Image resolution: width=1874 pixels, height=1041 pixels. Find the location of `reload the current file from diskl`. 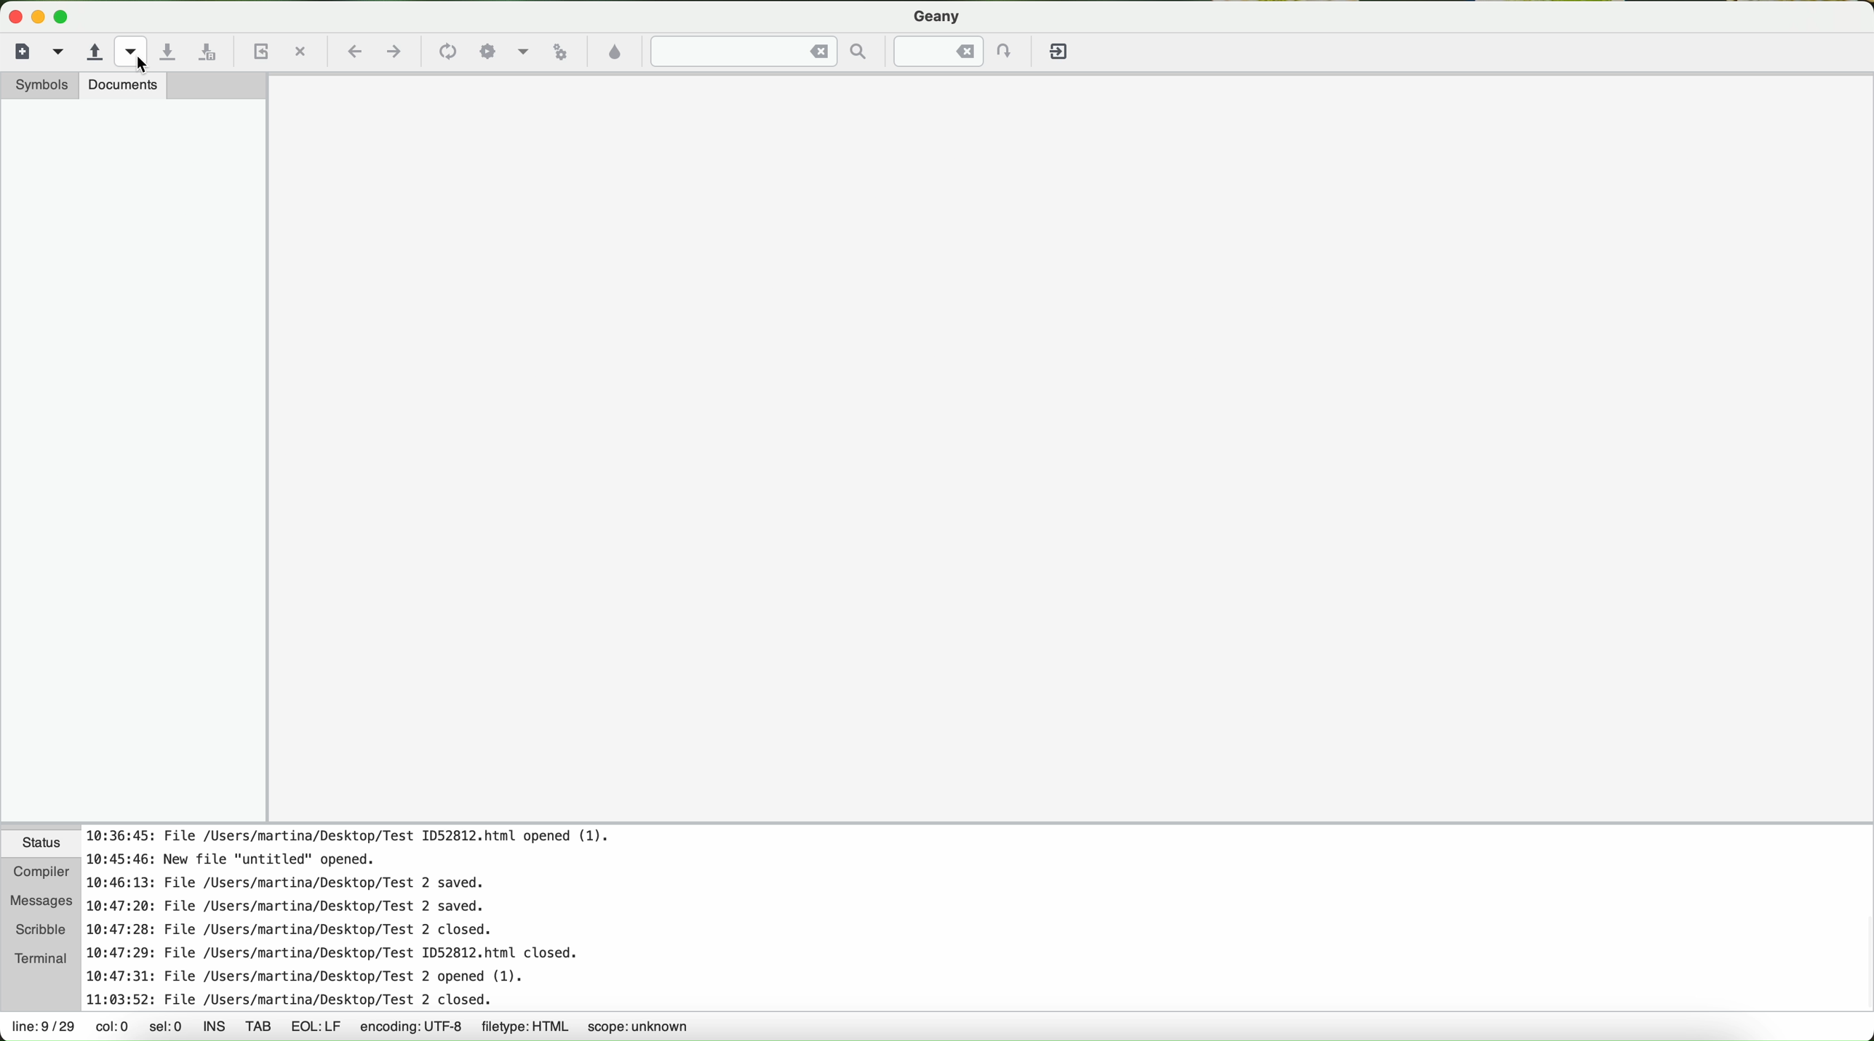

reload the current file from diskl is located at coordinates (259, 53).